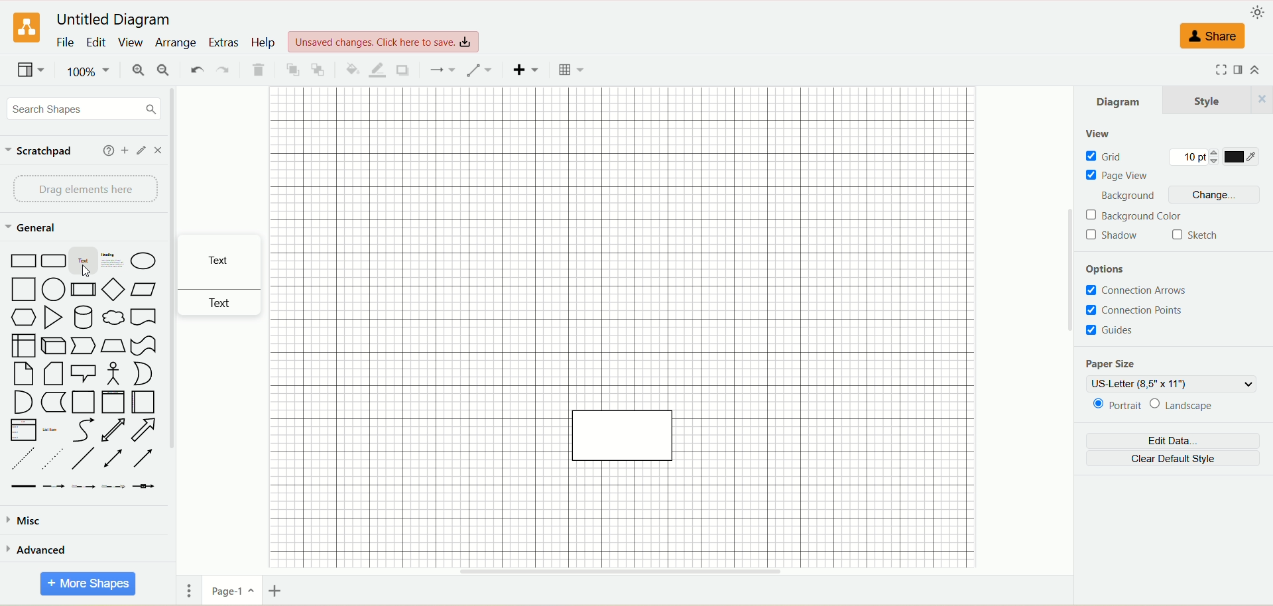 The image size is (1273, 606). Describe the element at coordinates (97, 42) in the screenshot. I see `edit` at that location.